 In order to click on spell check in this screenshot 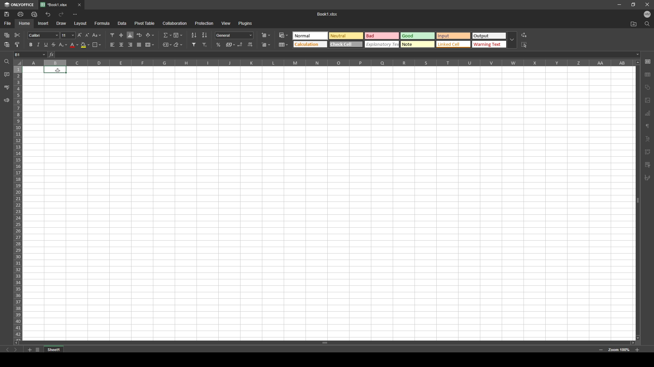, I will do `click(6, 87)`.